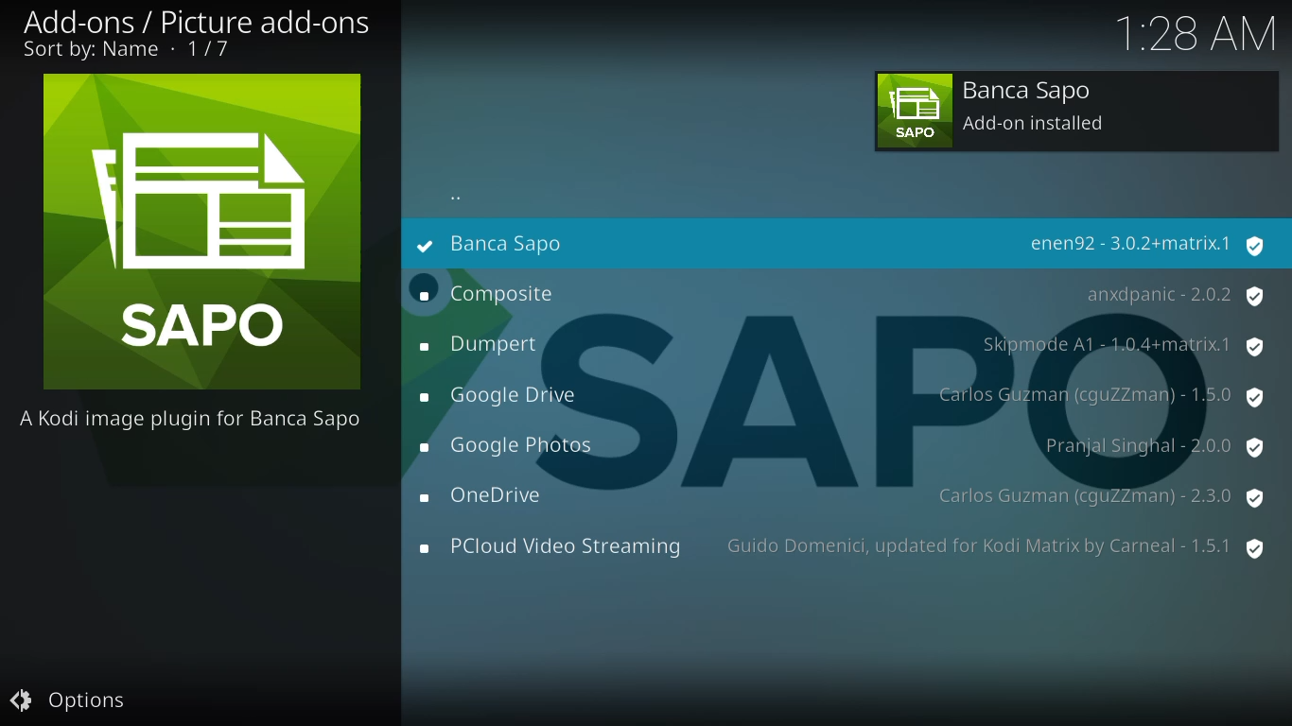 This screenshot has height=726, width=1292. I want to click on one drive, so click(489, 496).